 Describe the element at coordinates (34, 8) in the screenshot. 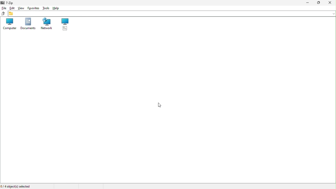

I see `Favourite` at that location.